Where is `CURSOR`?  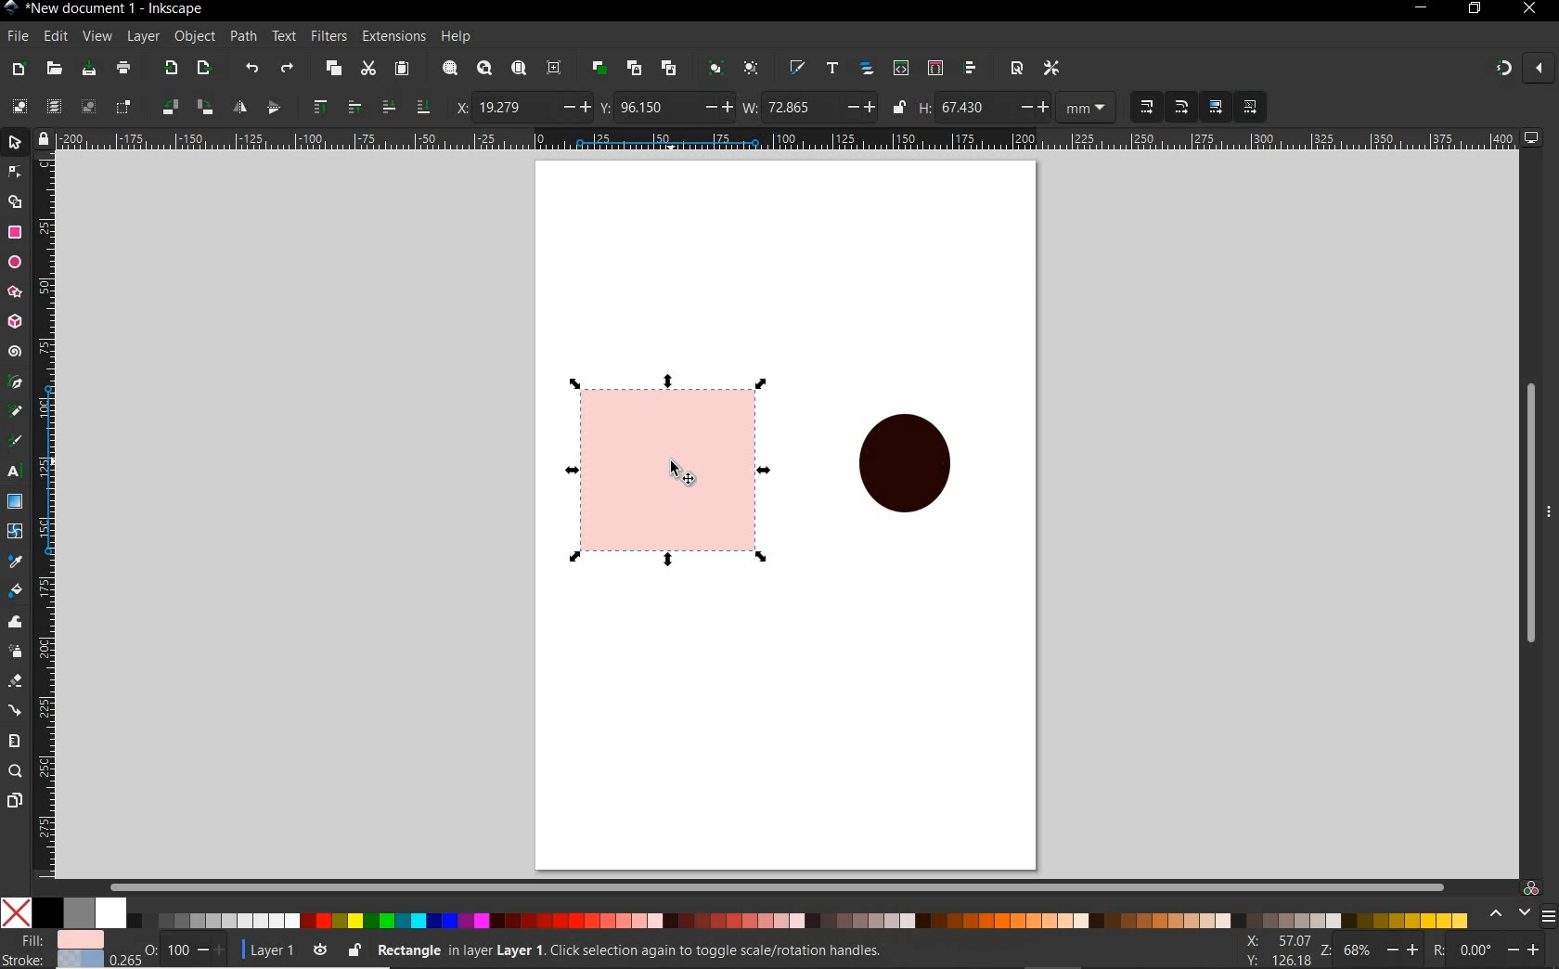 CURSOR is located at coordinates (680, 471).